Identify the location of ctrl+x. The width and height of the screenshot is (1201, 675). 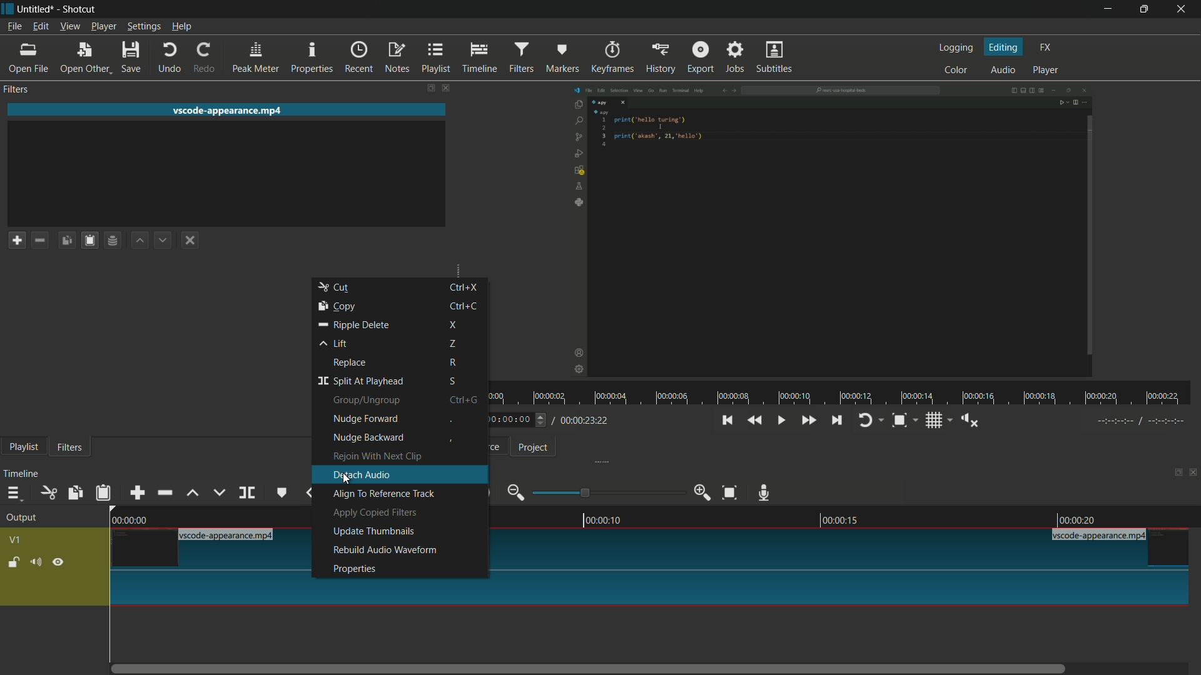
(463, 286).